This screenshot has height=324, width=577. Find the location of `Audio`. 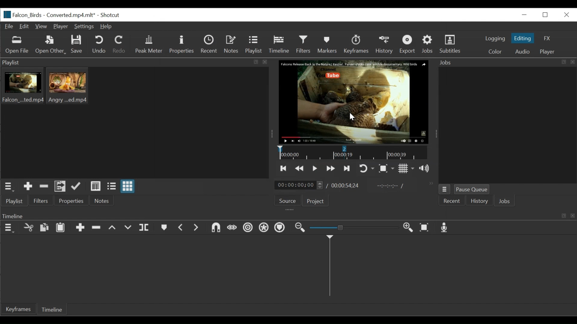

Audio is located at coordinates (523, 52).